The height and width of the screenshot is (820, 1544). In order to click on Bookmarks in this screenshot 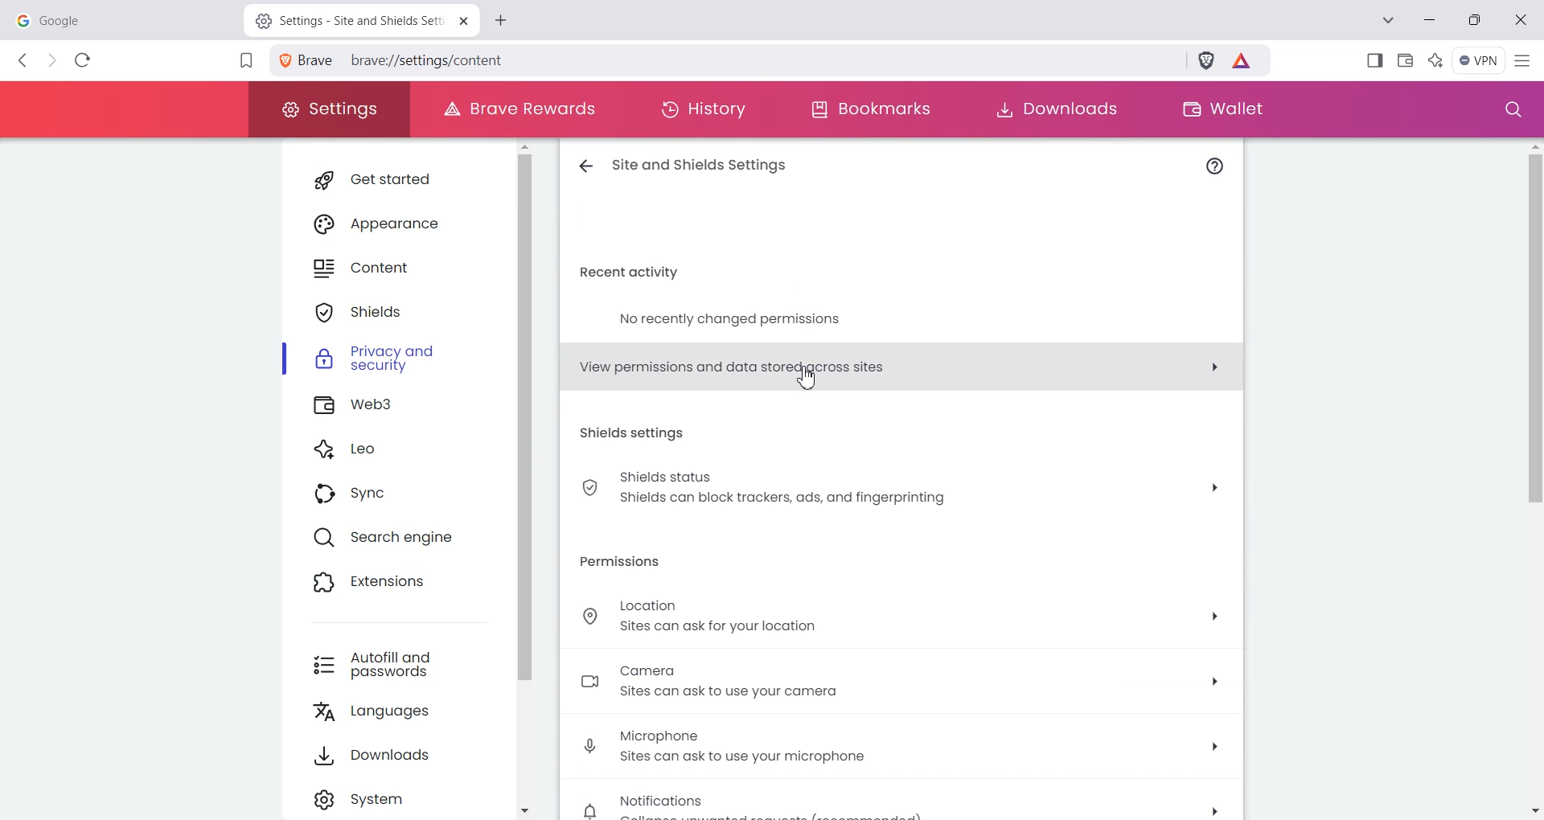, I will do `click(870, 110)`.